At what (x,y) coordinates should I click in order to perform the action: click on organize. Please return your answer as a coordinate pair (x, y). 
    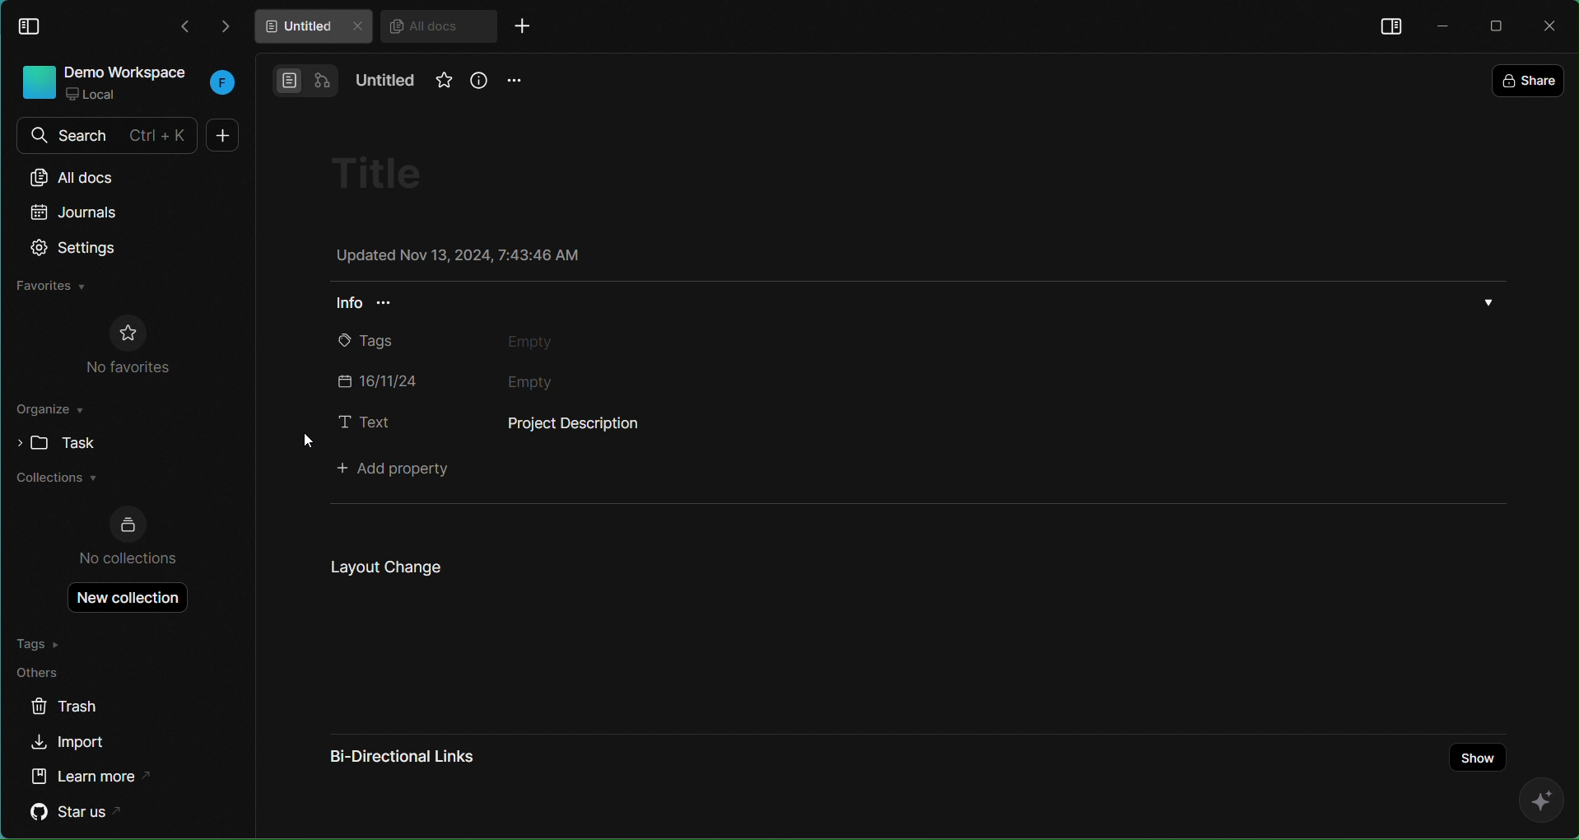
    Looking at the image, I should click on (51, 413).